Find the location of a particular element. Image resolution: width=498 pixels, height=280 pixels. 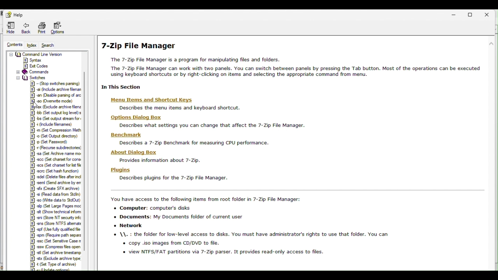

Help is located at coordinates (18, 15).